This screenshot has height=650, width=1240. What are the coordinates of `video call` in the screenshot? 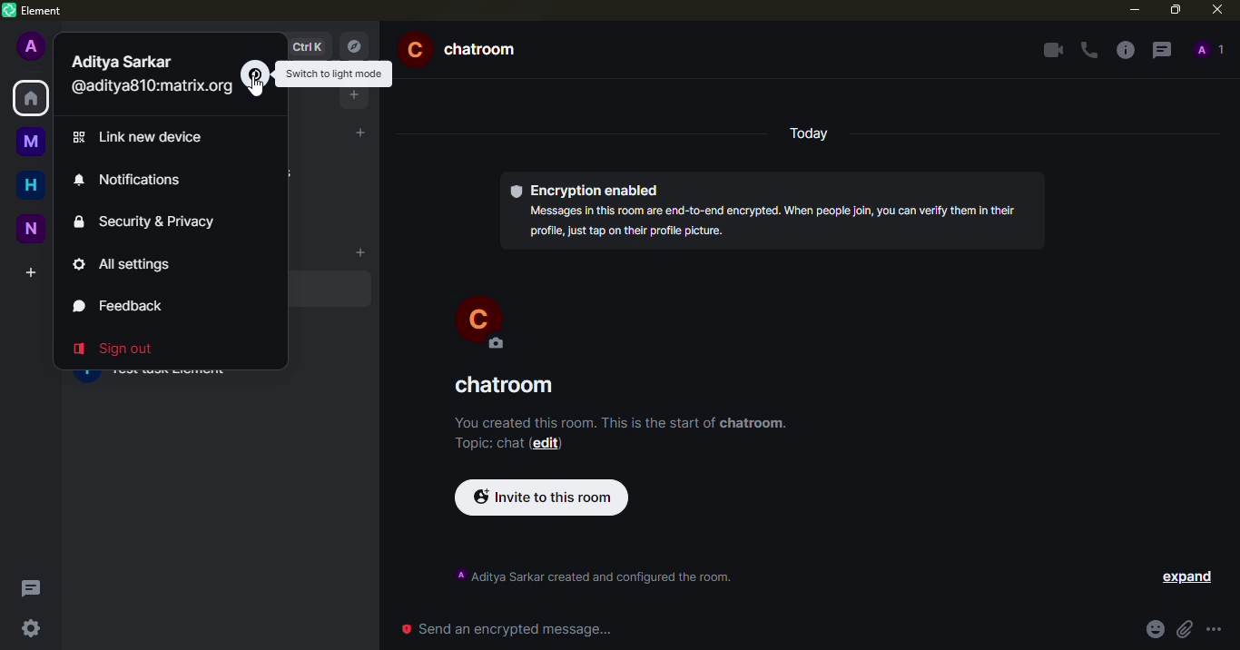 It's located at (1051, 49).